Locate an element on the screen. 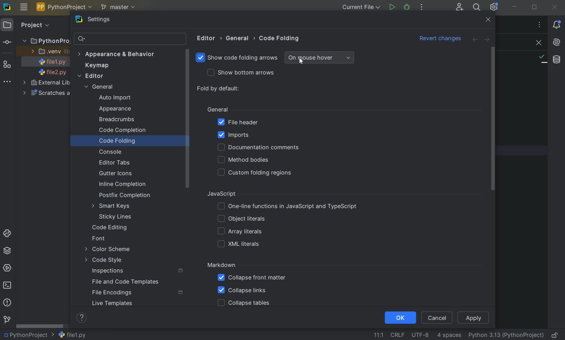 This screenshot has width=565, height=340. PythonProject is located at coordinates (46, 41).